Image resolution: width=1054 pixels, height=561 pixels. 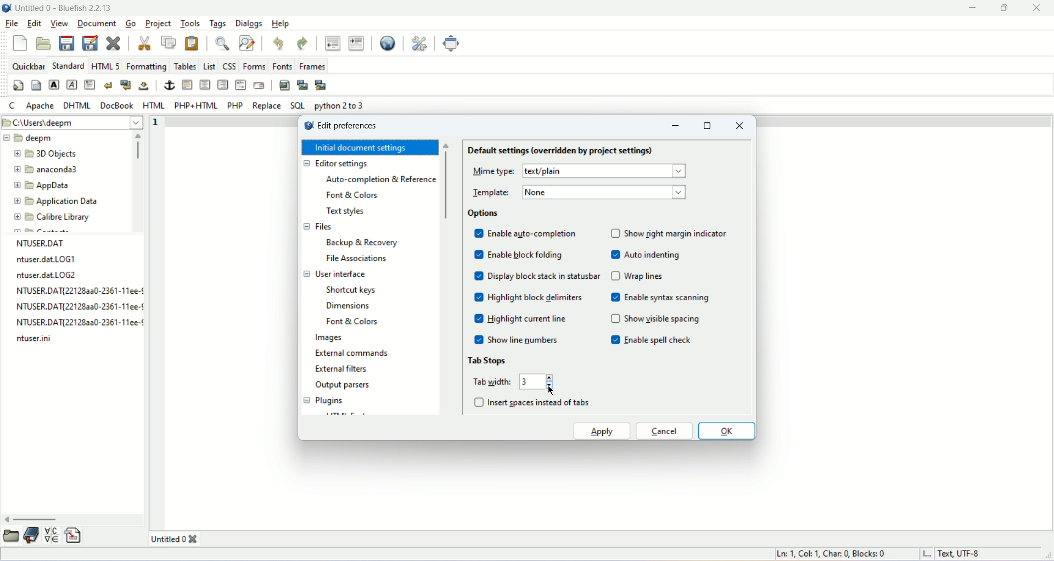 I want to click on anchor, so click(x=169, y=85).